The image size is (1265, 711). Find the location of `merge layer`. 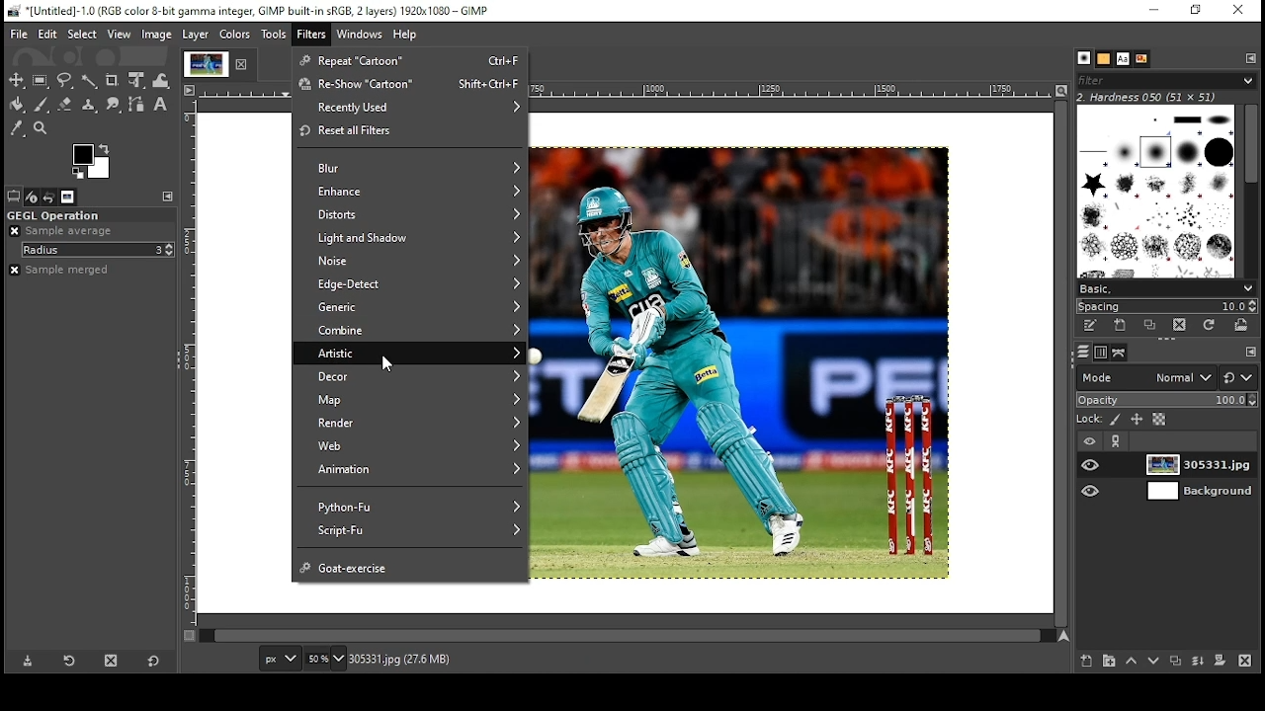

merge layer is located at coordinates (1199, 663).